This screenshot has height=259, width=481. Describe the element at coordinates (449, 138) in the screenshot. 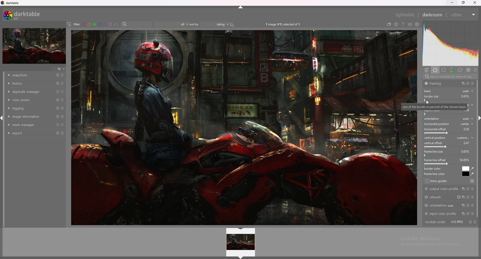

I see `vertical position` at that location.